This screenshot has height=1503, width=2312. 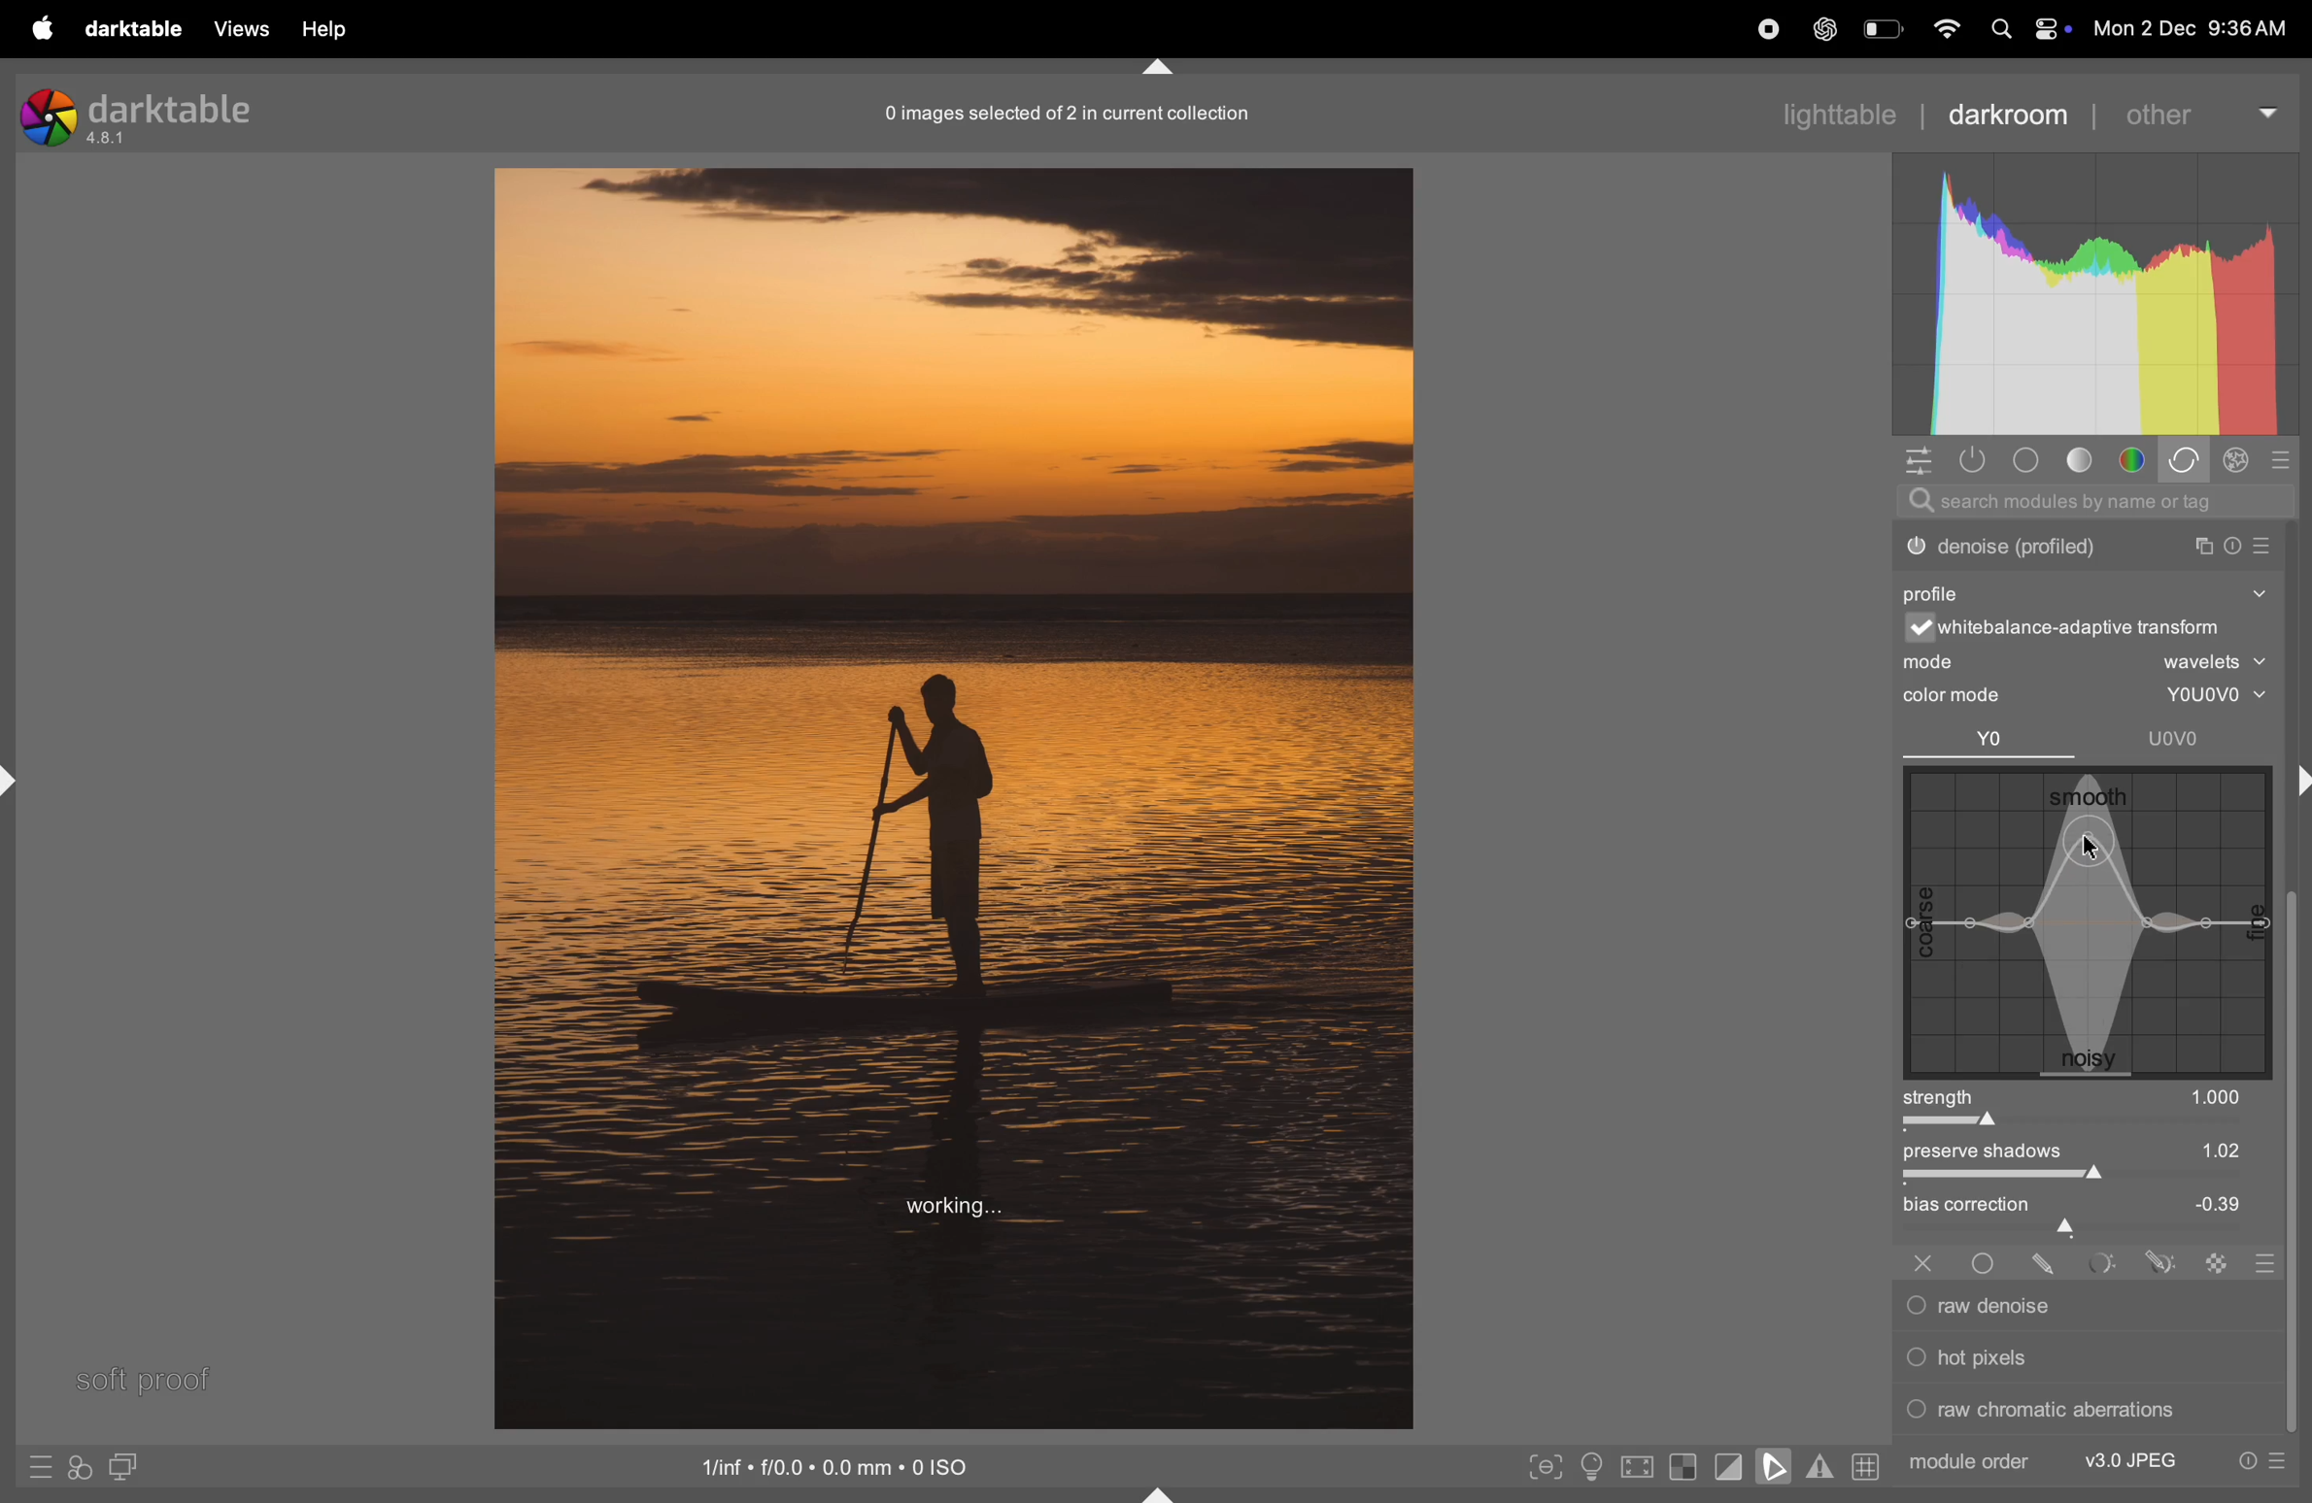 I want to click on module order, so click(x=1970, y=1460).